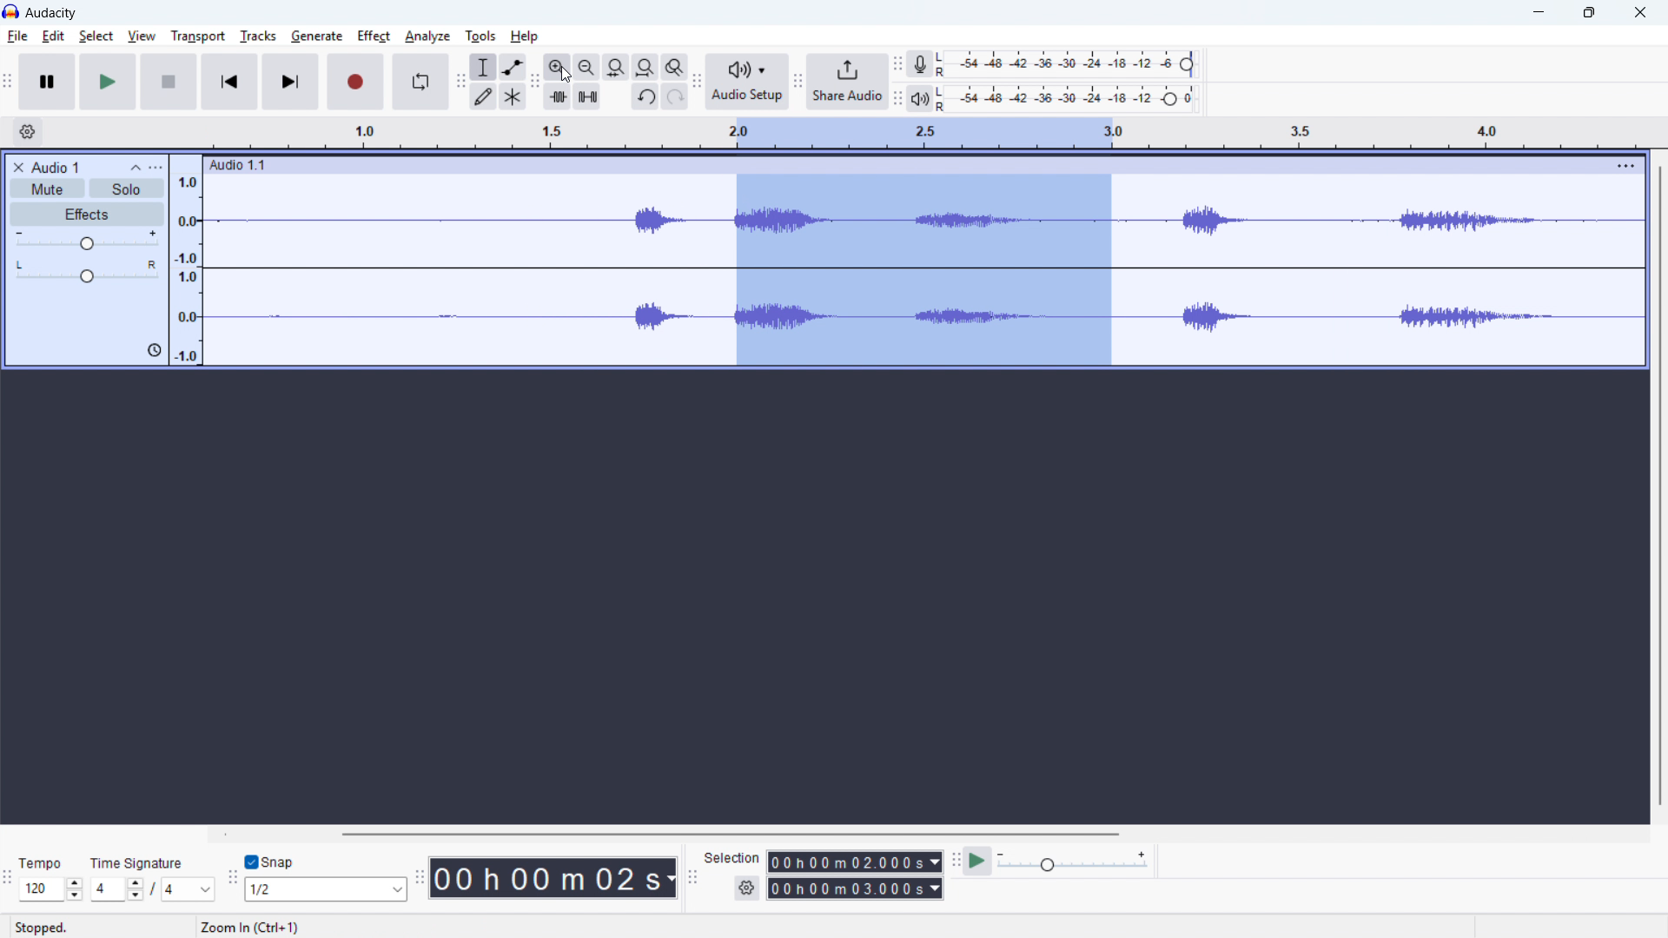 This screenshot has height=938, width=1668. I want to click on Horizontal scroll bar, so click(874, 834).